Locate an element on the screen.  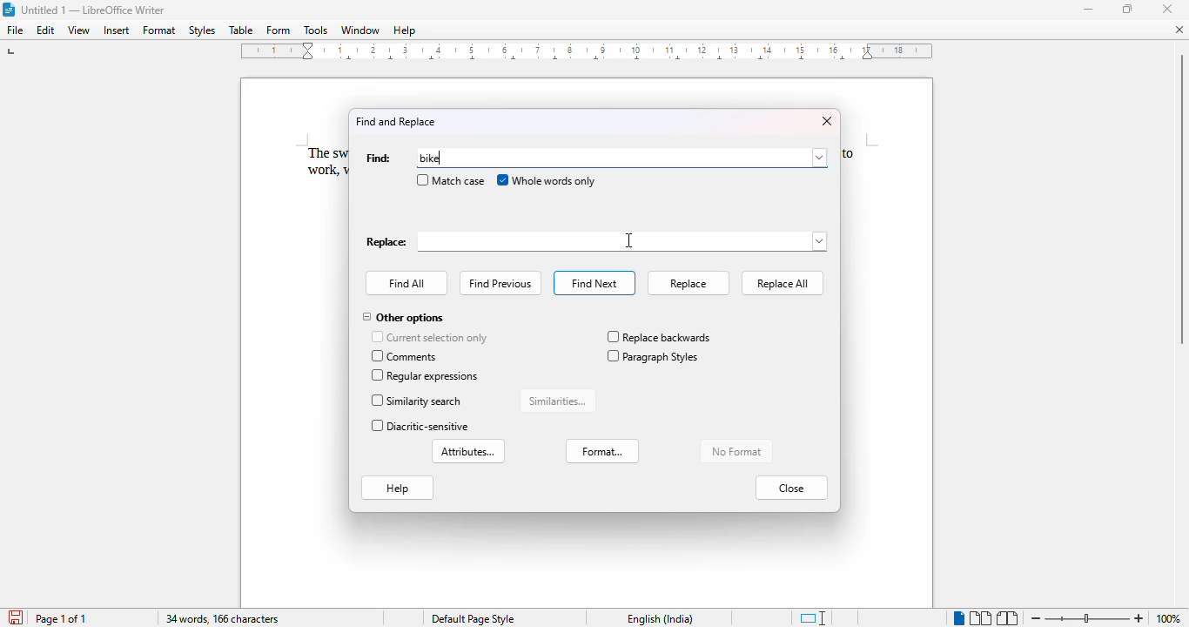
match case is located at coordinates (450, 180).